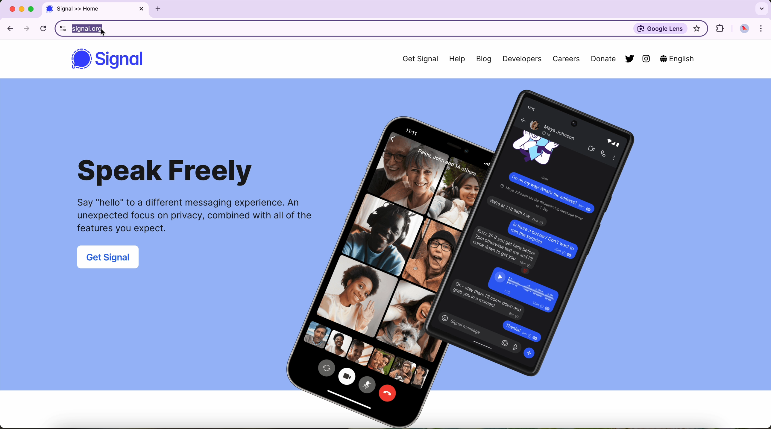  Describe the element at coordinates (44, 28) in the screenshot. I see `refresh the page` at that location.